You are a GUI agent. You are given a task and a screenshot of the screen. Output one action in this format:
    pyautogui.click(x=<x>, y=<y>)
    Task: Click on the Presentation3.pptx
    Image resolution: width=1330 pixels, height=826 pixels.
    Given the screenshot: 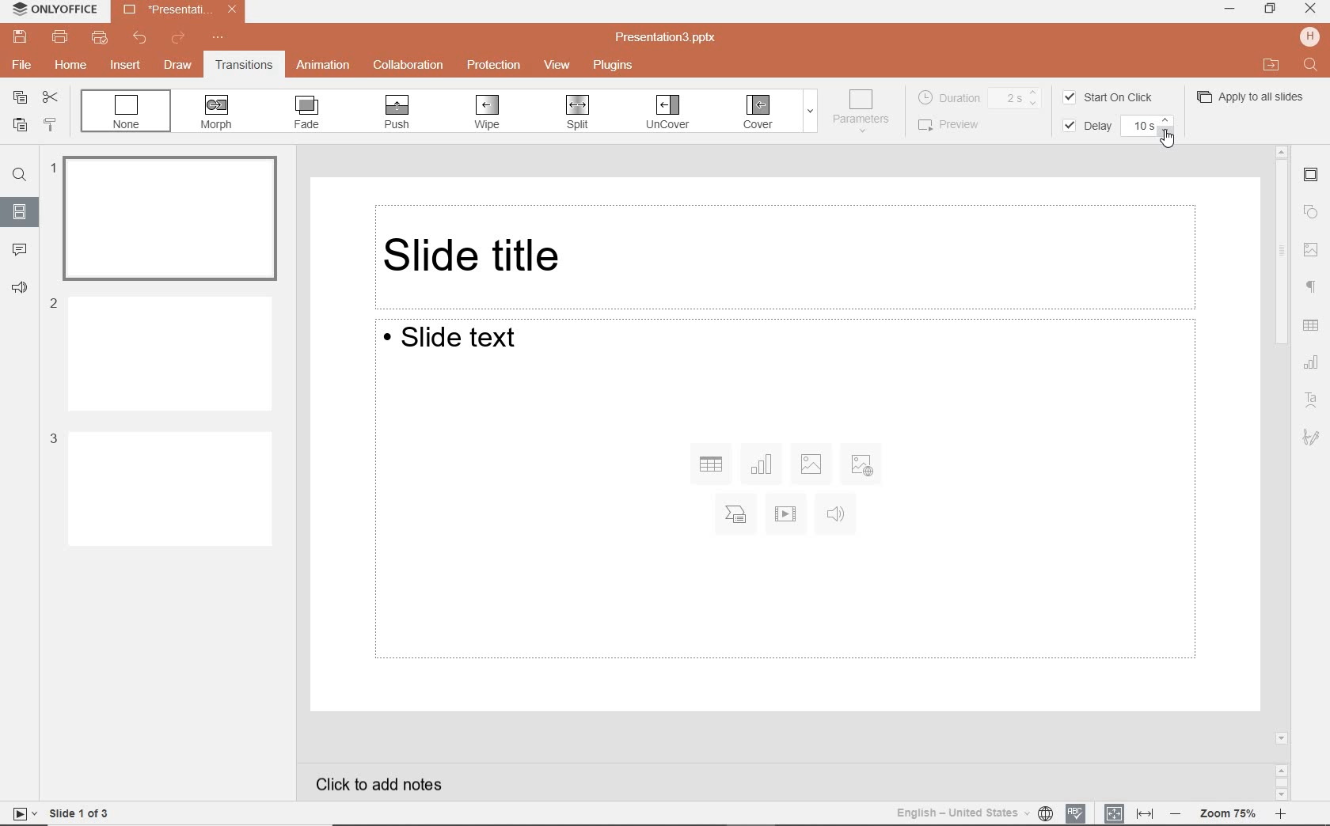 What is the action you would take?
    pyautogui.click(x=667, y=37)
    